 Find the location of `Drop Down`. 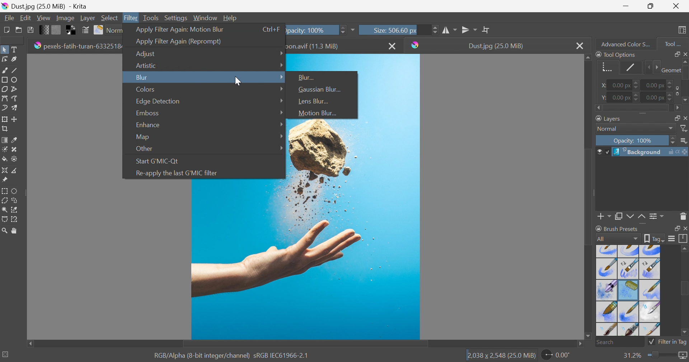

Drop Down is located at coordinates (282, 113).